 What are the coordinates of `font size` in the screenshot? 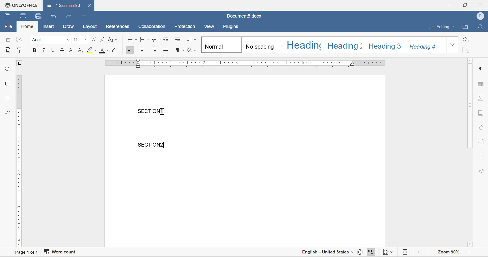 It's located at (76, 40).